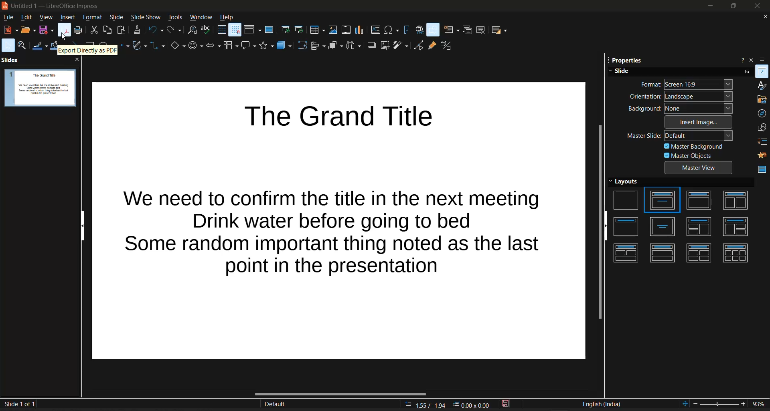 The height and width of the screenshot is (411, 770). What do you see at coordinates (269, 29) in the screenshot?
I see `master slide` at bounding box center [269, 29].